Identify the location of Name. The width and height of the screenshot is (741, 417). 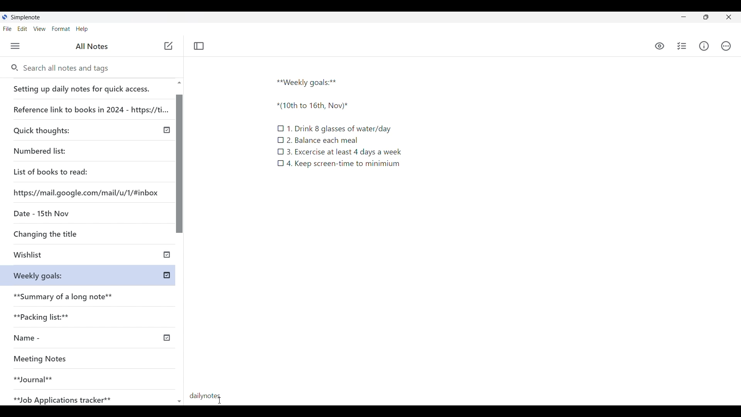
(55, 338).